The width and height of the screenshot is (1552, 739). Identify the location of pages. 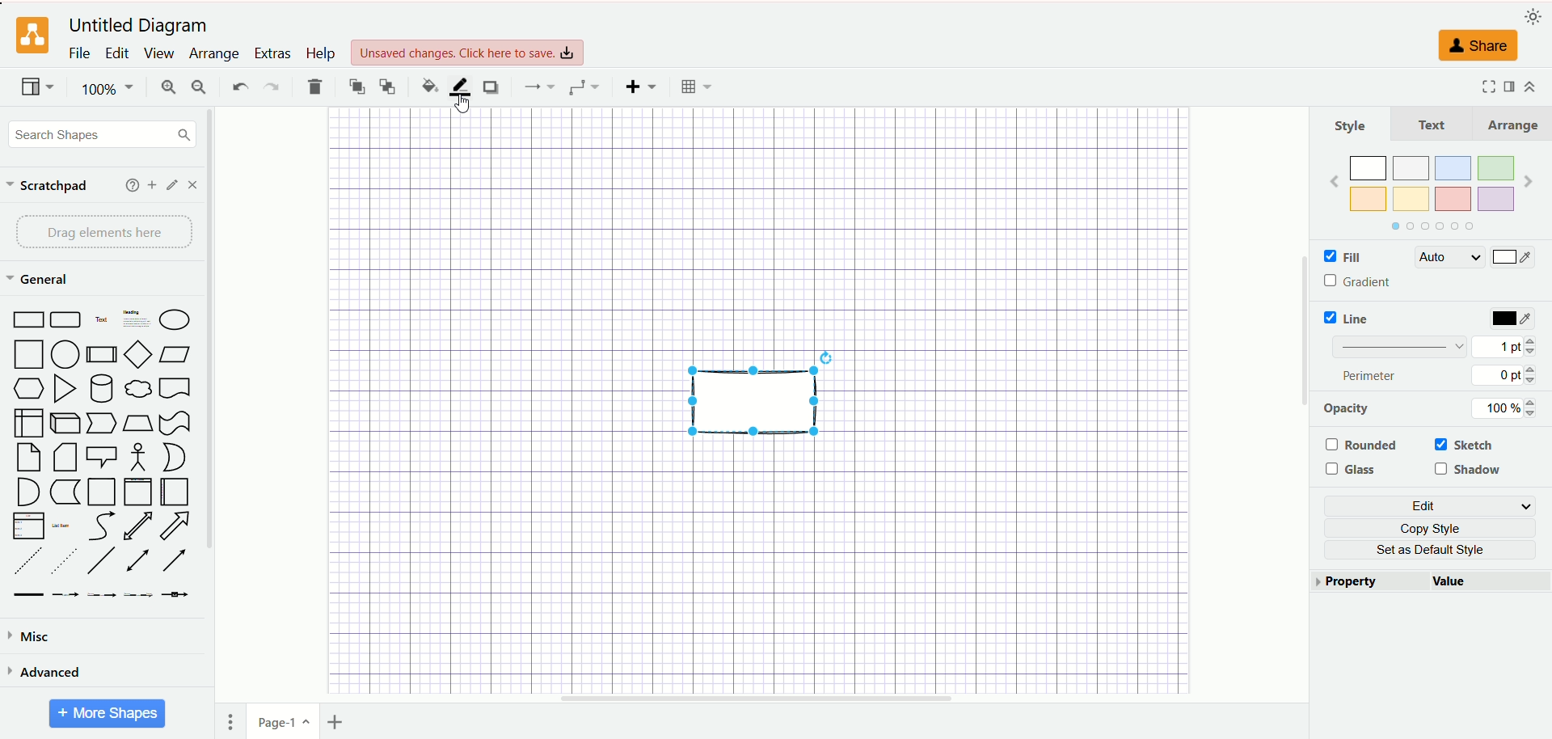
(234, 723).